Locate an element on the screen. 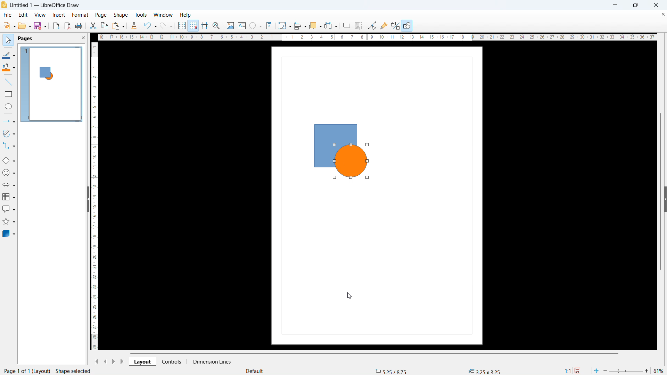  insert image is located at coordinates (230, 25).